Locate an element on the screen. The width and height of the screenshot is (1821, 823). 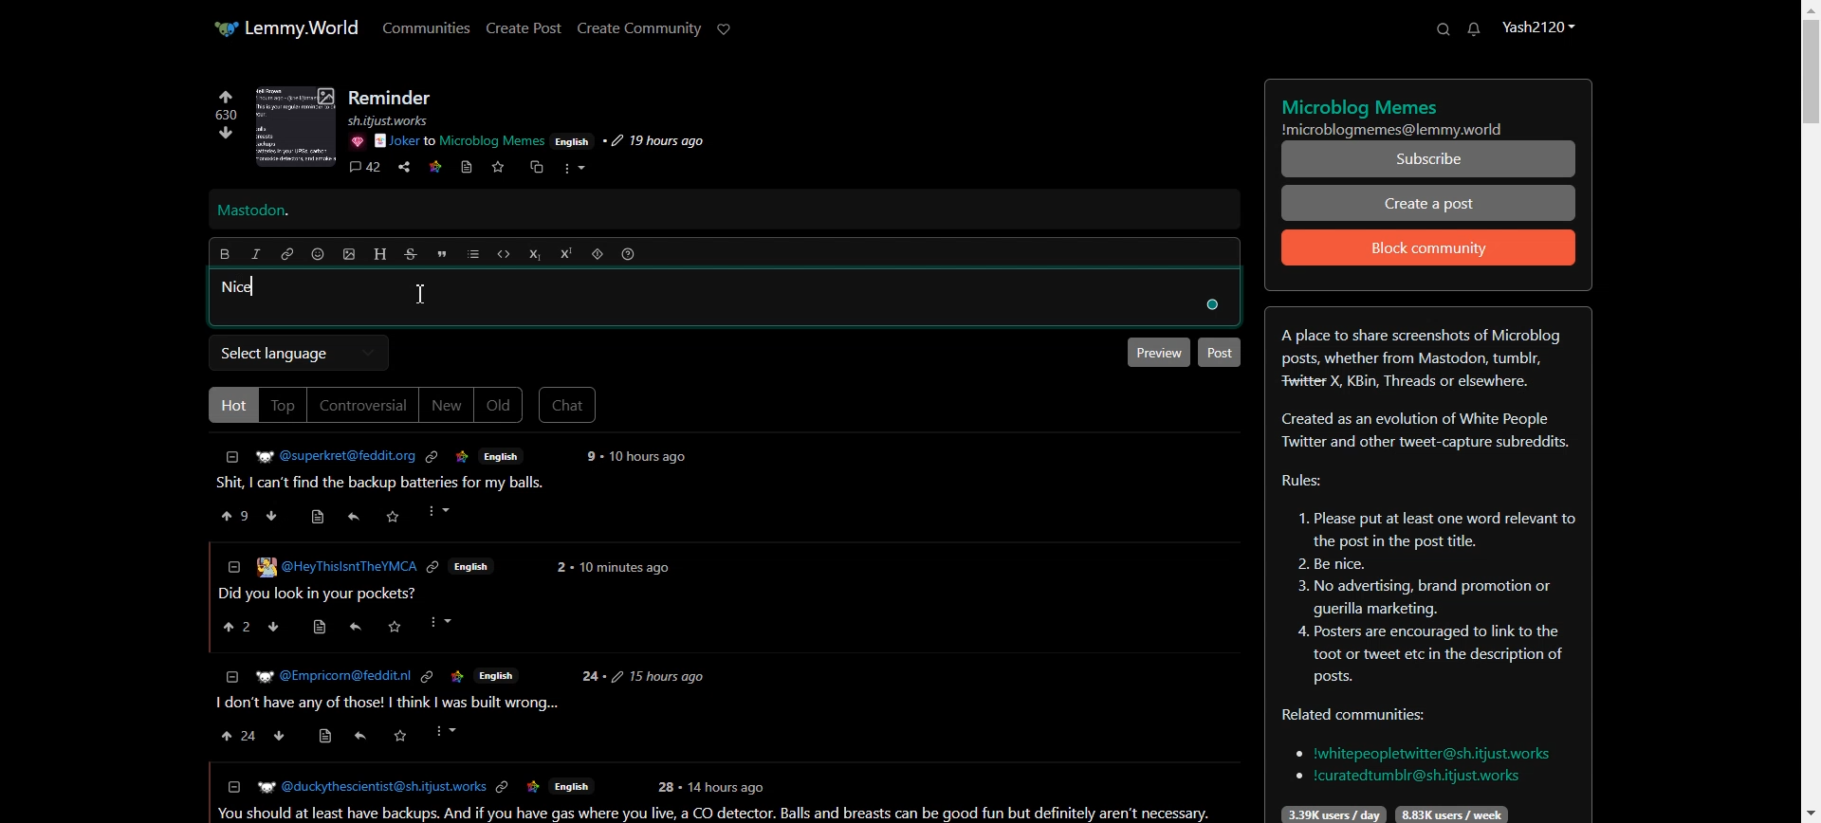
Select language is located at coordinates (298, 353).